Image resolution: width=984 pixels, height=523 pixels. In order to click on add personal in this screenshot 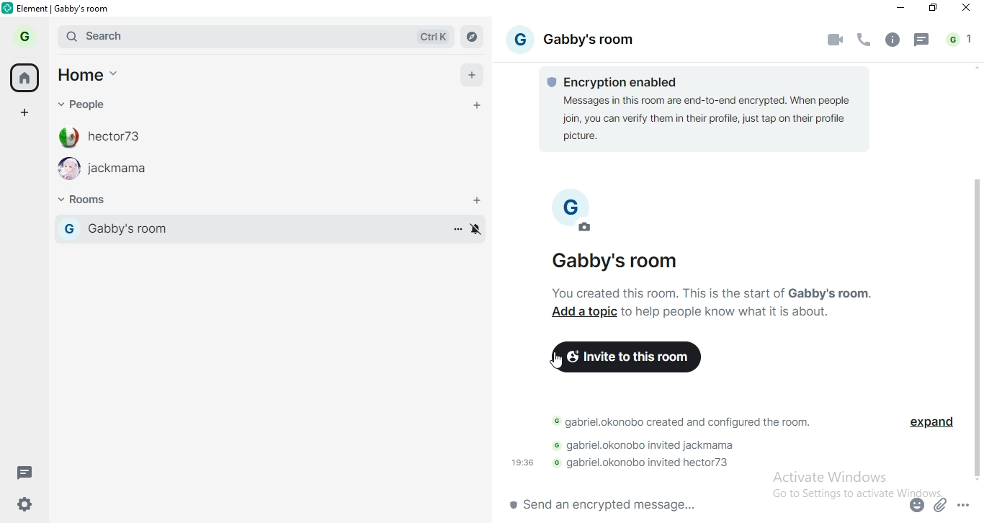, I will do `click(480, 108)`.